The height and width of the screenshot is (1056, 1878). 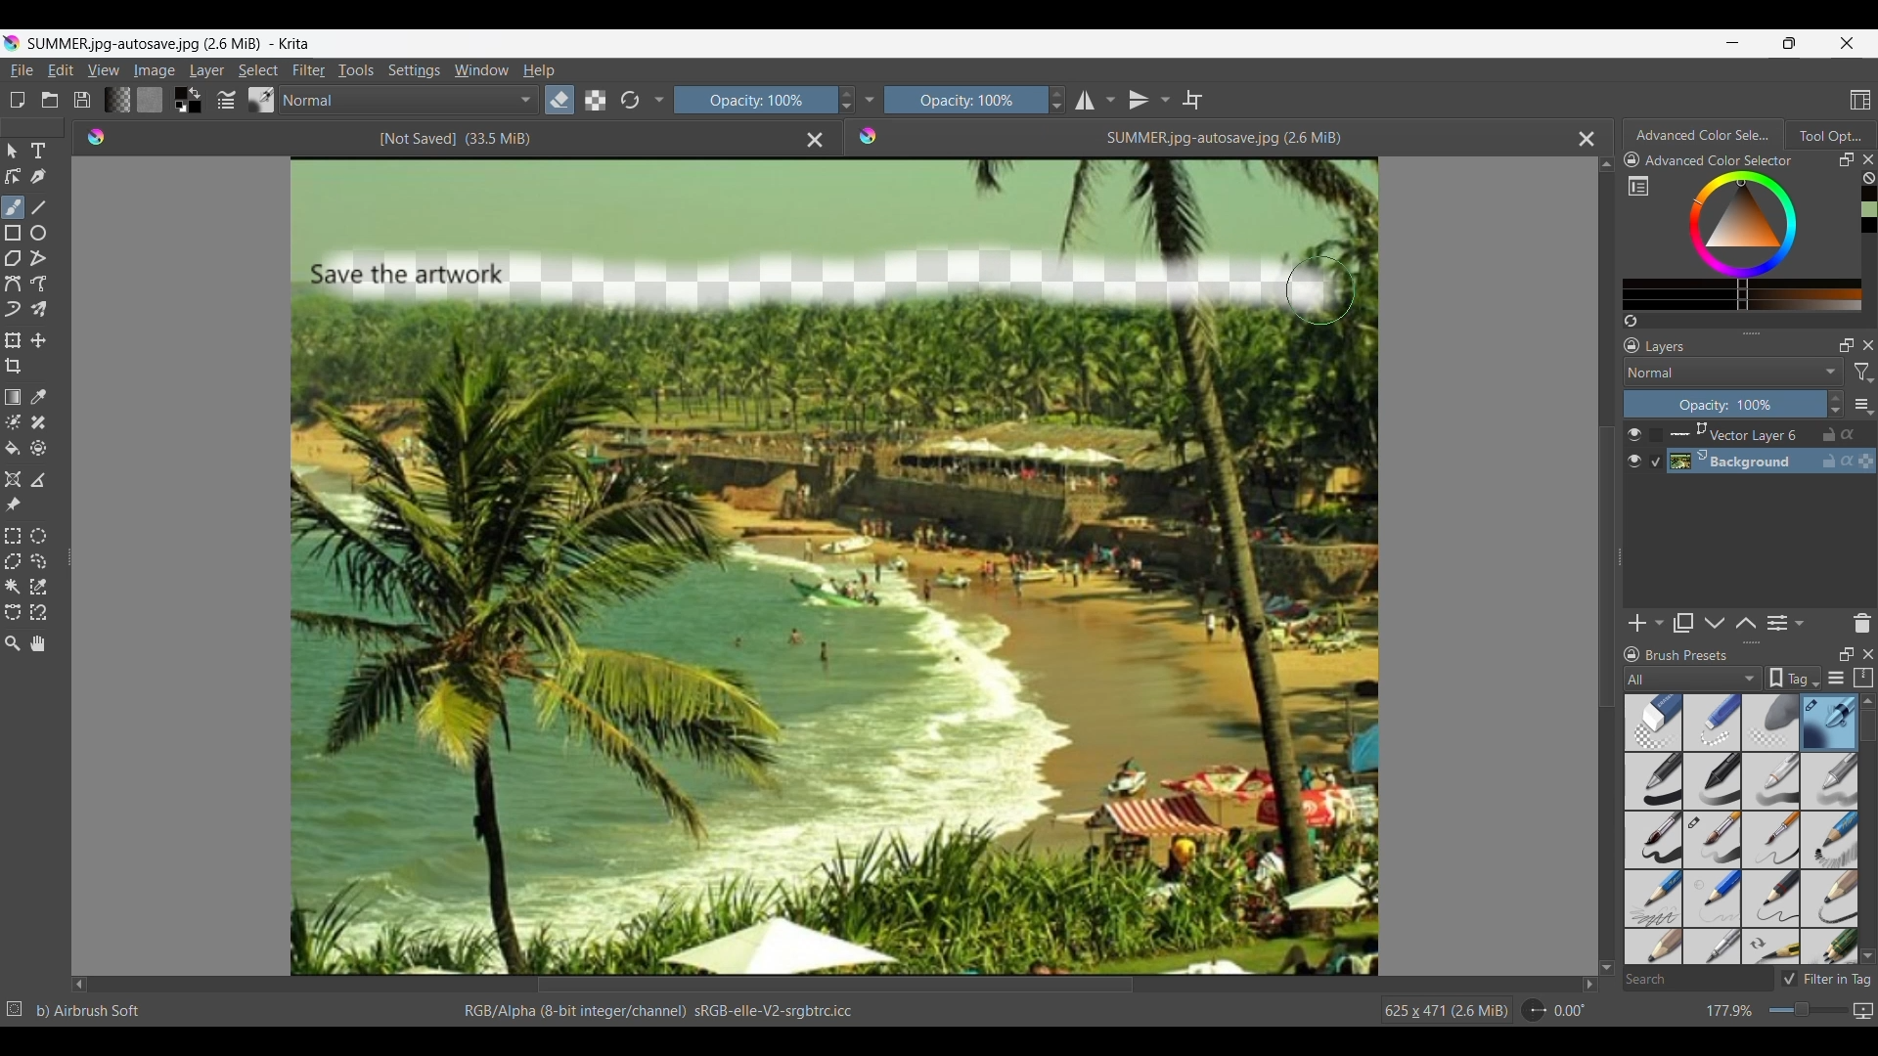 I want to click on More settings, so click(x=1862, y=404).